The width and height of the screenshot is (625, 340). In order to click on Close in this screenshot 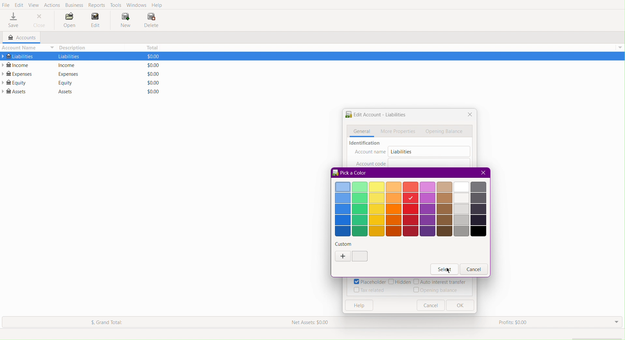, I will do `click(482, 172)`.